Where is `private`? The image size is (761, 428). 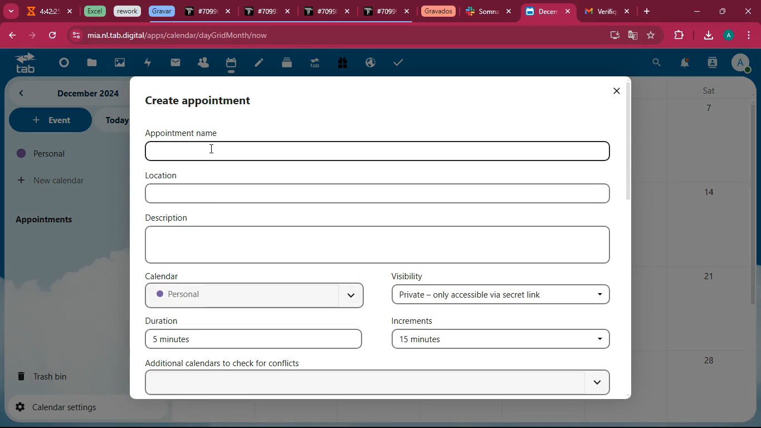
private is located at coordinates (502, 295).